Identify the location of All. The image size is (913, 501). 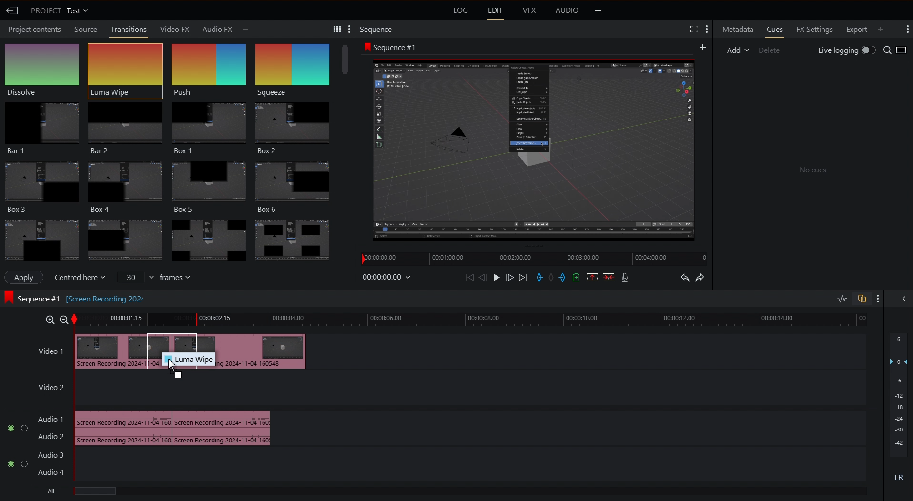
(50, 490).